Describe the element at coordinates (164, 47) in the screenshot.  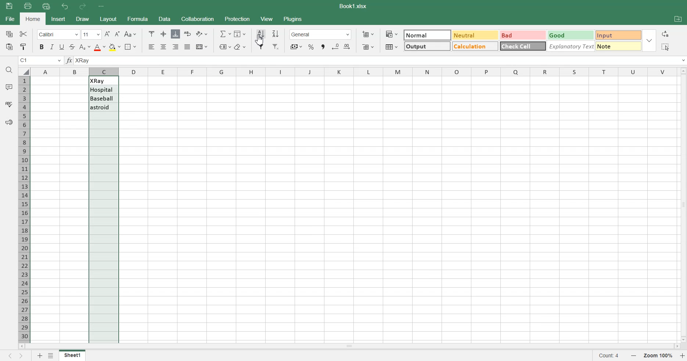
I see `Align Center` at that location.